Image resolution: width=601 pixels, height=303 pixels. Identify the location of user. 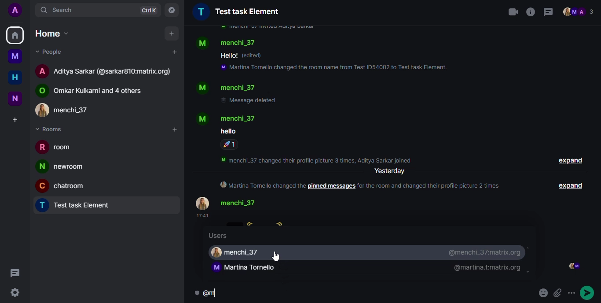
(246, 268).